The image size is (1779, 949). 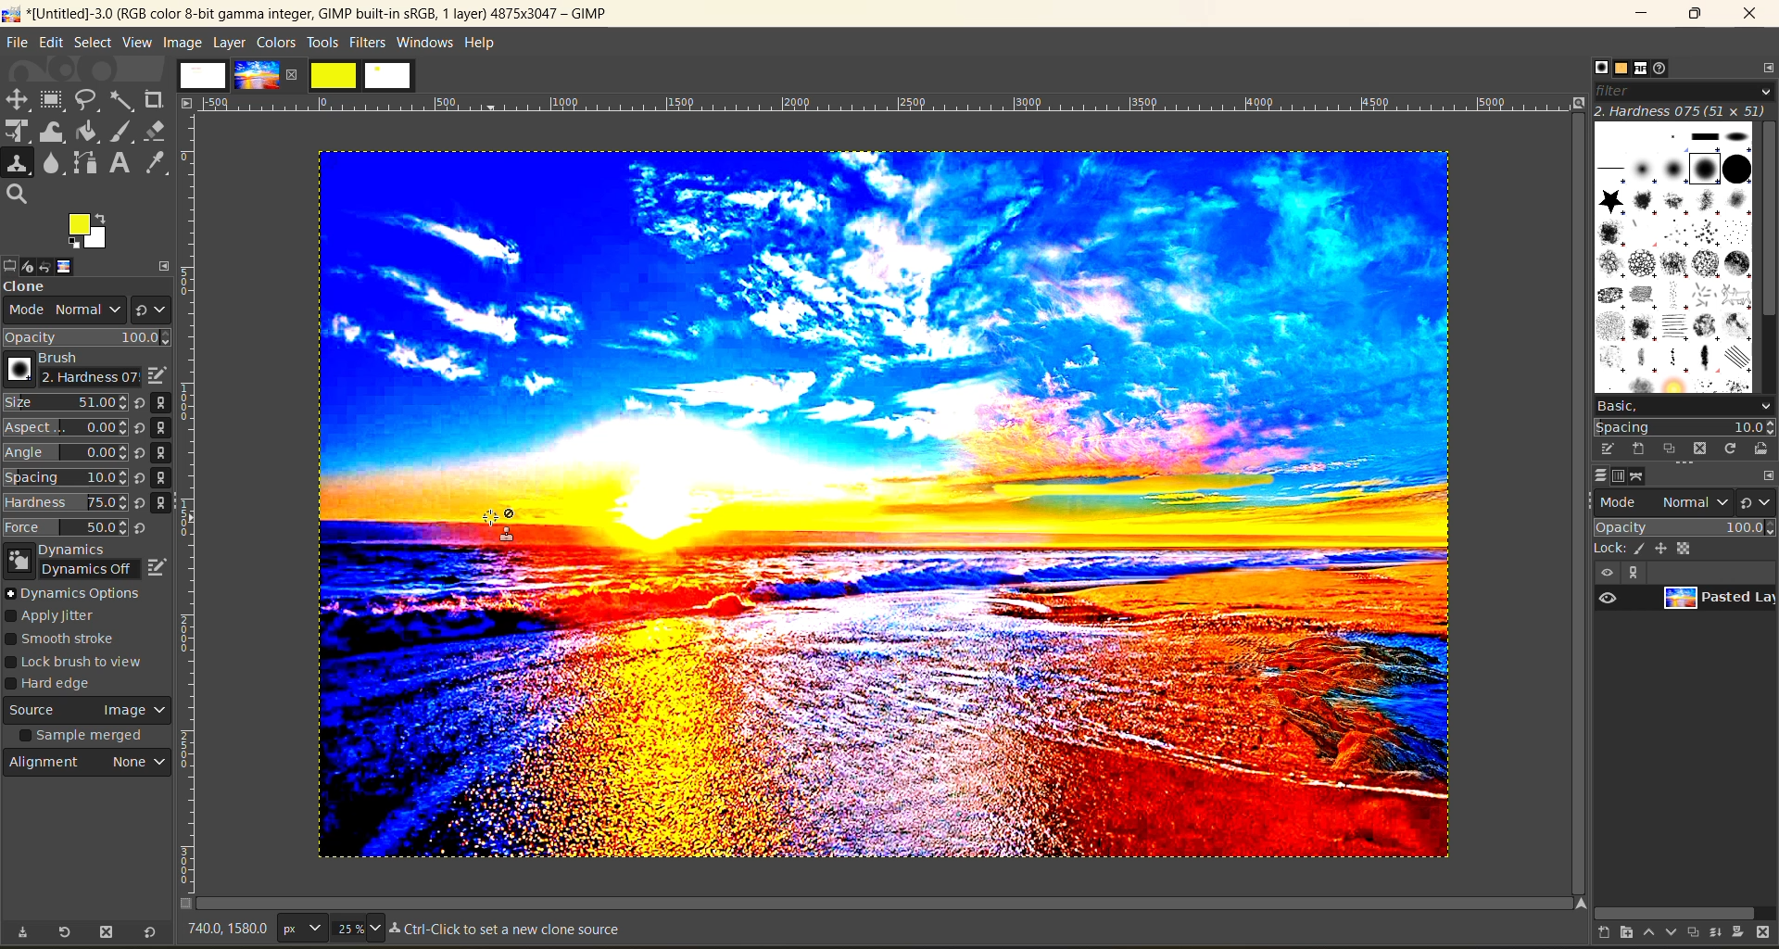 What do you see at coordinates (1595, 476) in the screenshot?
I see `layers` at bounding box center [1595, 476].